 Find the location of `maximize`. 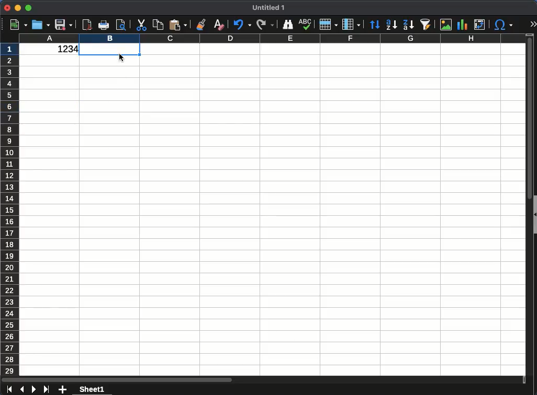

maximize is located at coordinates (28, 8).